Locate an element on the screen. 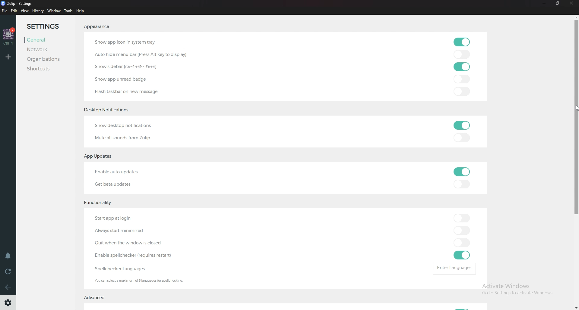 The width and height of the screenshot is (579, 310). toggle is located at coordinates (461, 243).